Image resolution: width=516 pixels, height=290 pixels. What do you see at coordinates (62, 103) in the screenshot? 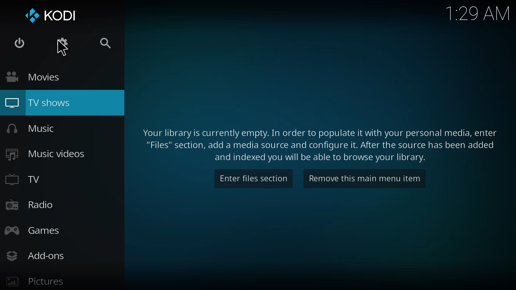
I see `tv shows` at bounding box center [62, 103].